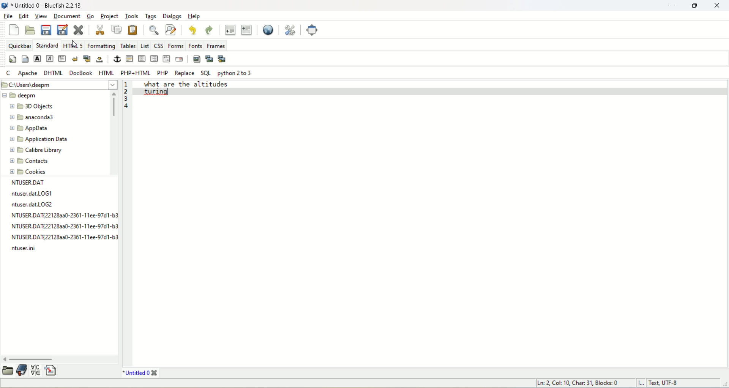 The height and width of the screenshot is (388, 729). What do you see at coordinates (194, 45) in the screenshot?
I see `fonts` at bounding box center [194, 45].